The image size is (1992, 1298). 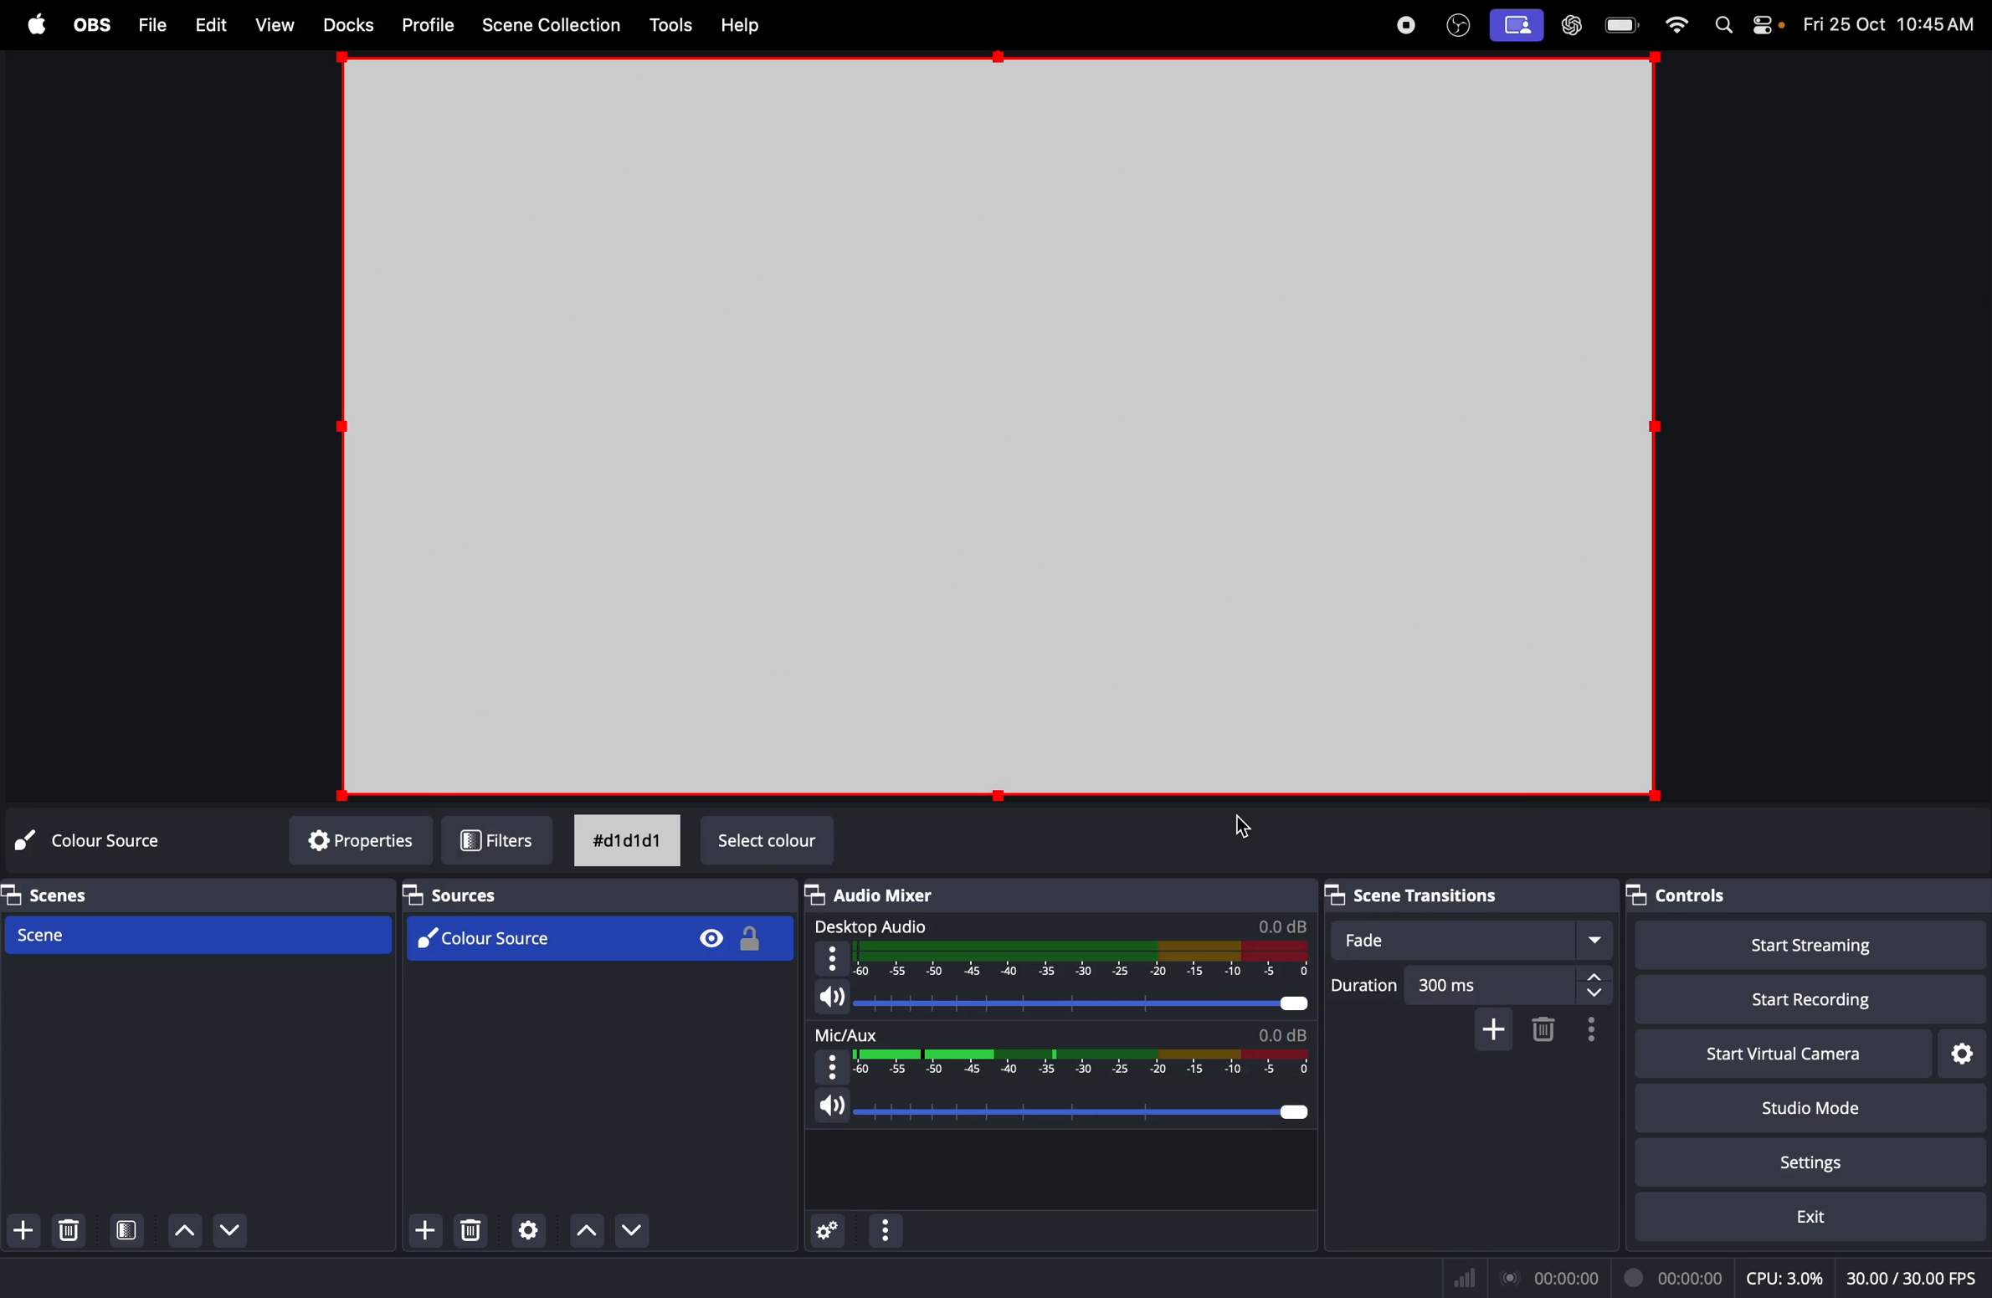 What do you see at coordinates (1615, 1277) in the screenshot?
I see `record time` at bounding box center [1615, 1277].